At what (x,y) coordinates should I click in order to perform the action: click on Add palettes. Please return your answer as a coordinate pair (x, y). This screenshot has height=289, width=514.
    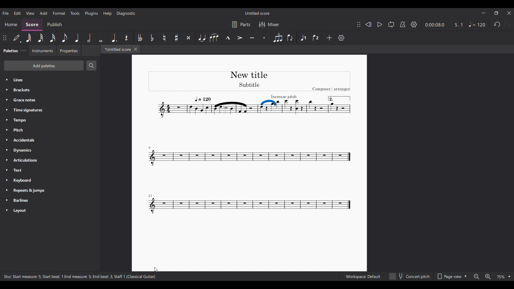
    Looking at the image, I should click on (44, 66).